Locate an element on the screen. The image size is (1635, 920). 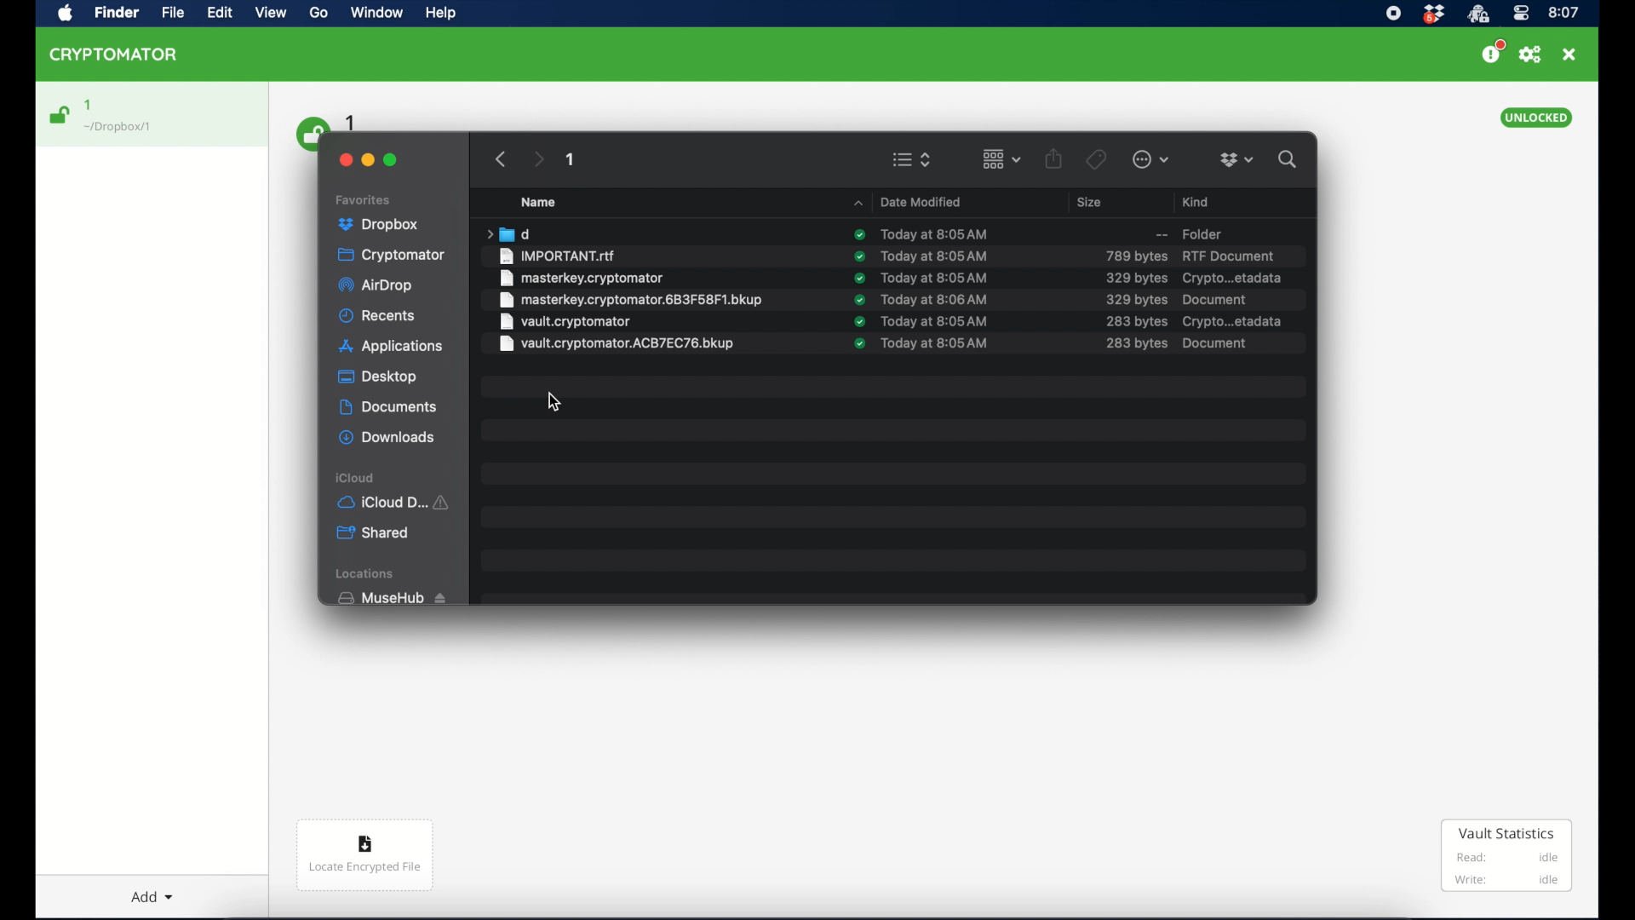
time is located at coordinates (1564, 12).